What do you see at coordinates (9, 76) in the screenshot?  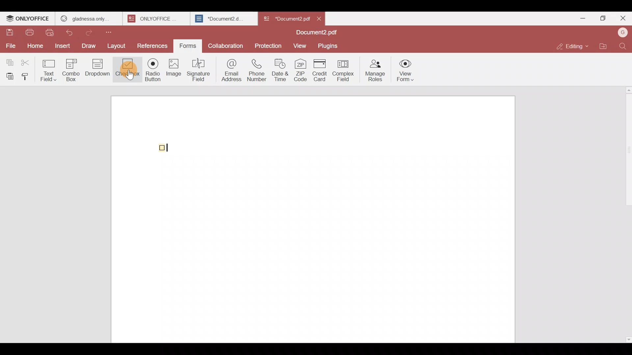 I see `Paste` at bounding box center [9, 76].